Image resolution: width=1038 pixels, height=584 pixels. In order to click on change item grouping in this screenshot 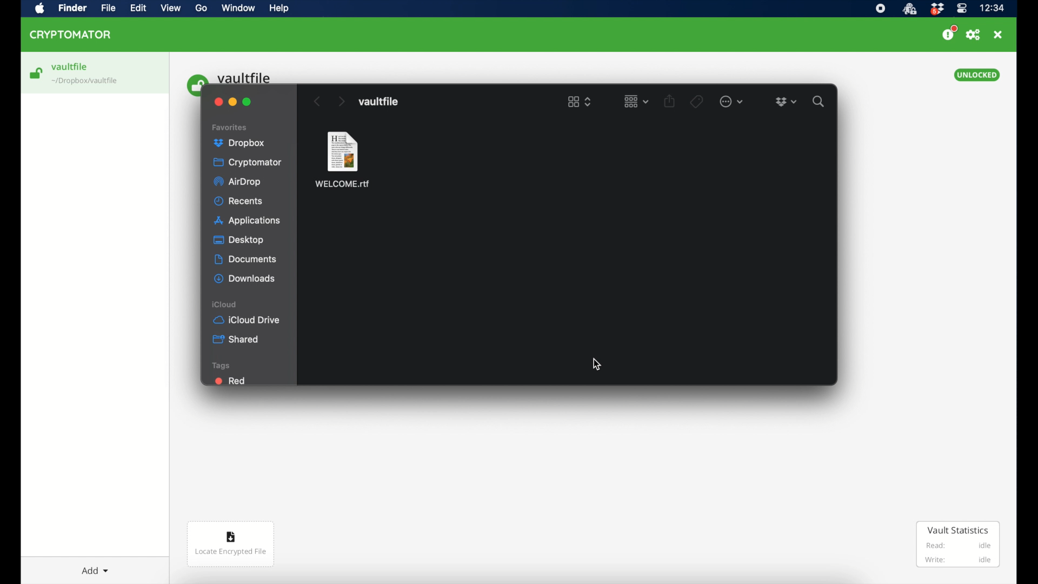, I will do `click(637, 101)`.